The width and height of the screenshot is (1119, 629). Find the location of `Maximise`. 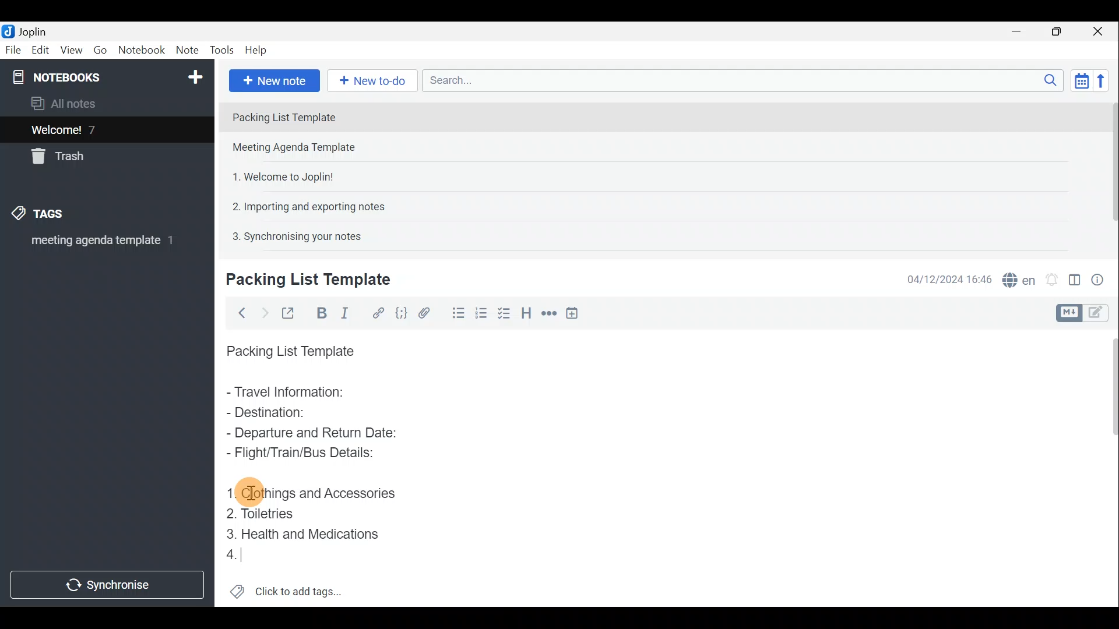

Maximise is located at coordinates (1061, 31).